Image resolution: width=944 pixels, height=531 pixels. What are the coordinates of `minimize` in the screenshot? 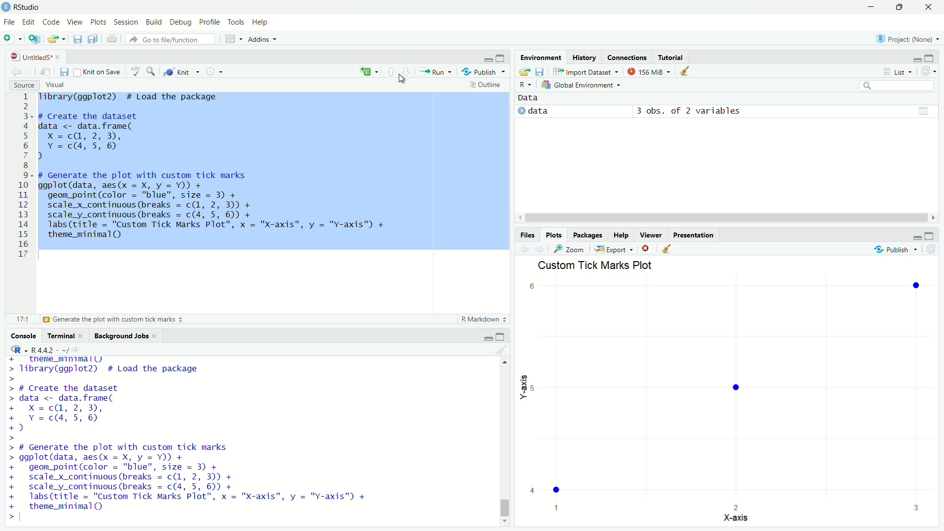 It's located at (869, 7).